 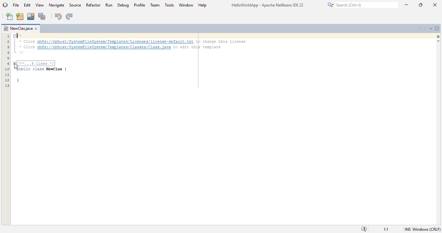 I want to click on help, so click(x=203, y=5).